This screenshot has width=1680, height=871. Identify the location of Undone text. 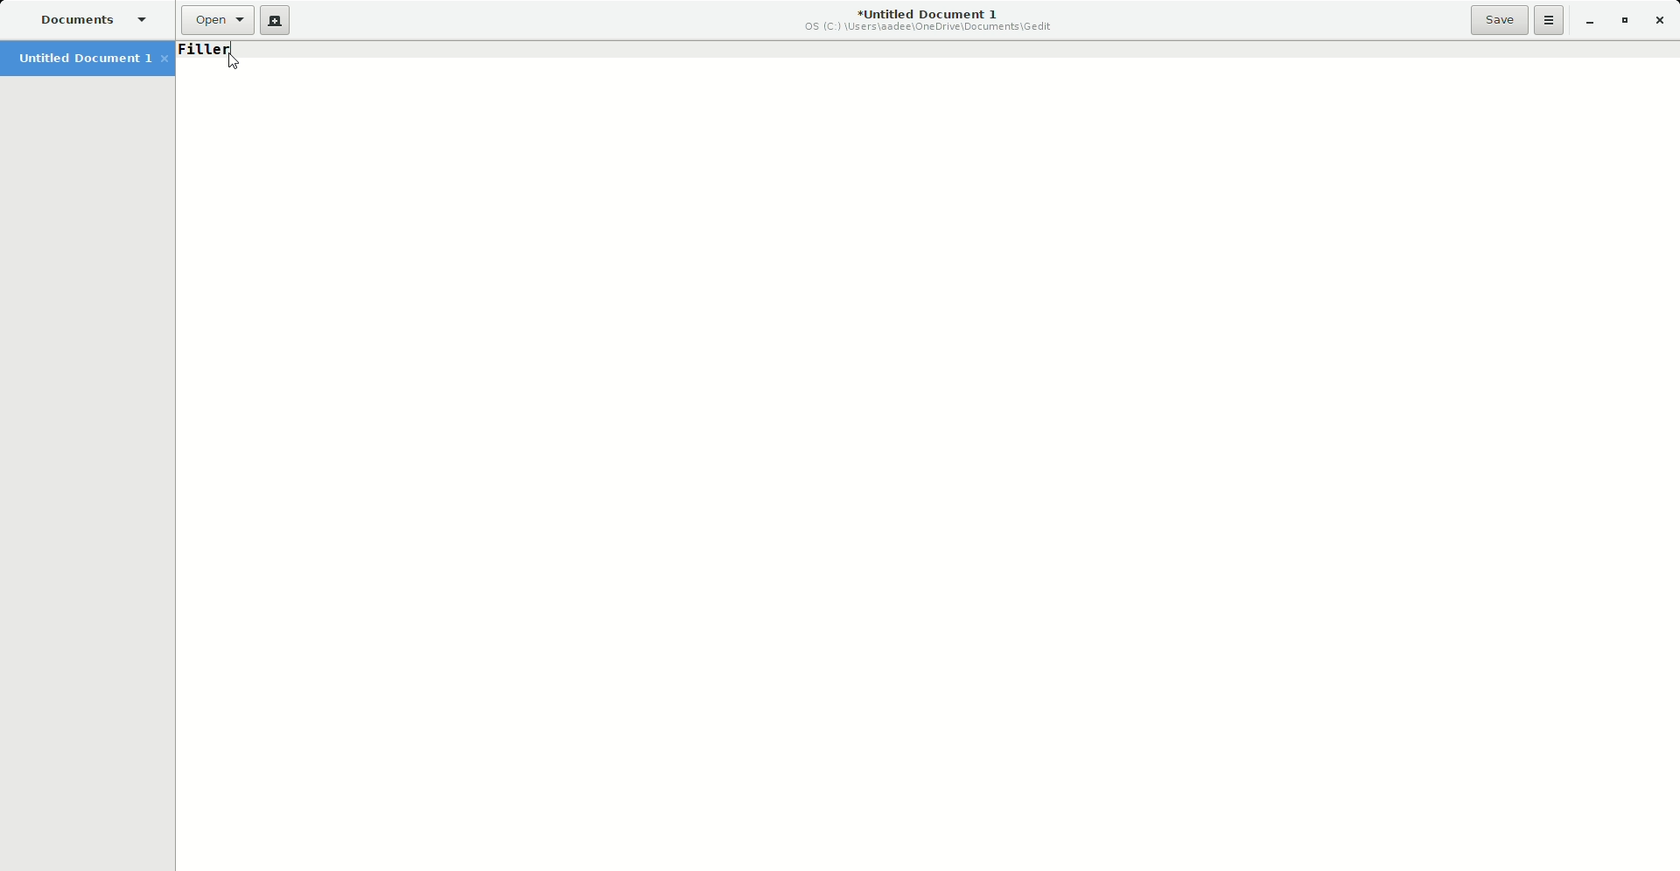
(210, 50).